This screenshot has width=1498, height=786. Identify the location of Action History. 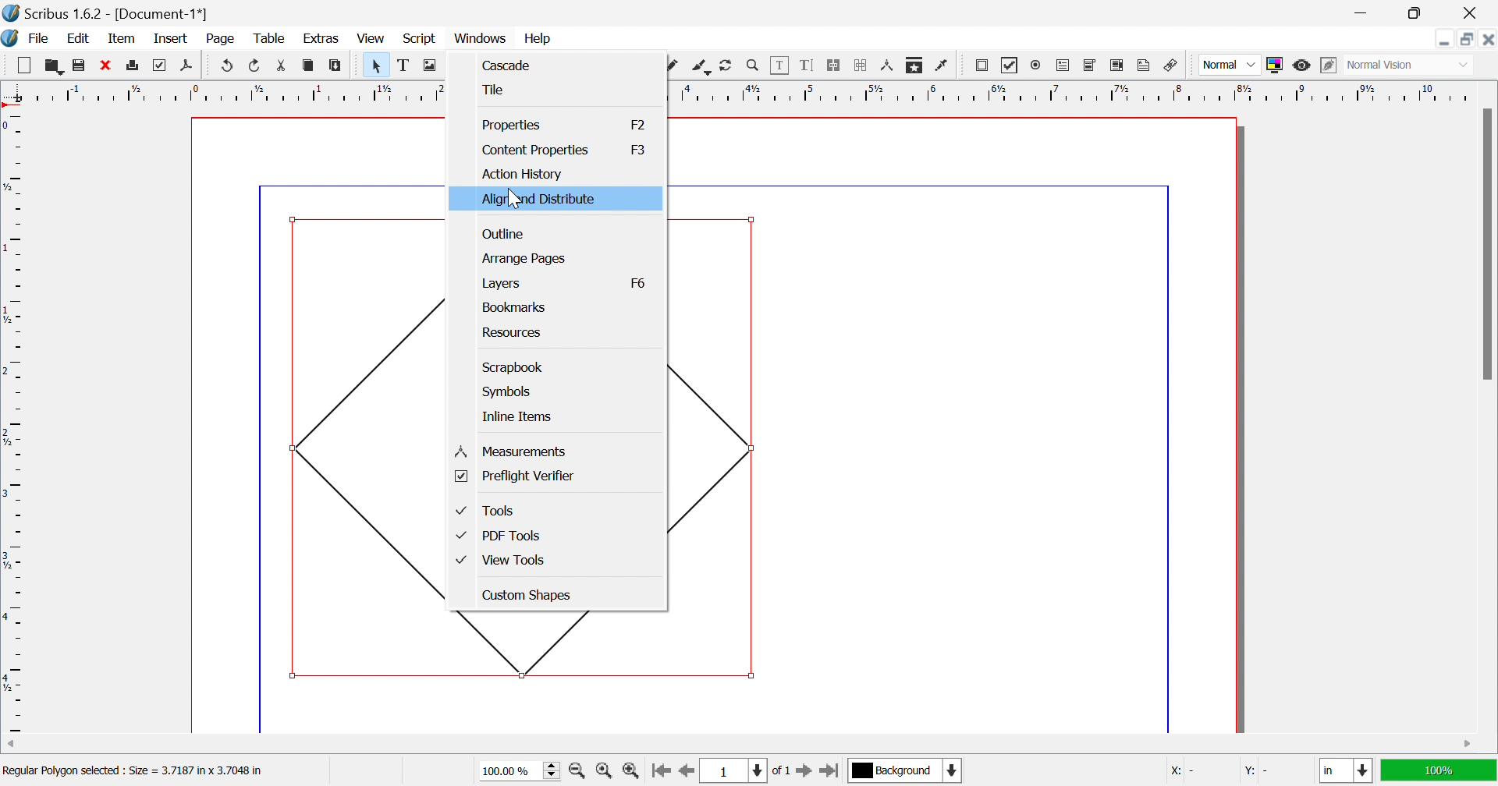
(523, 174).